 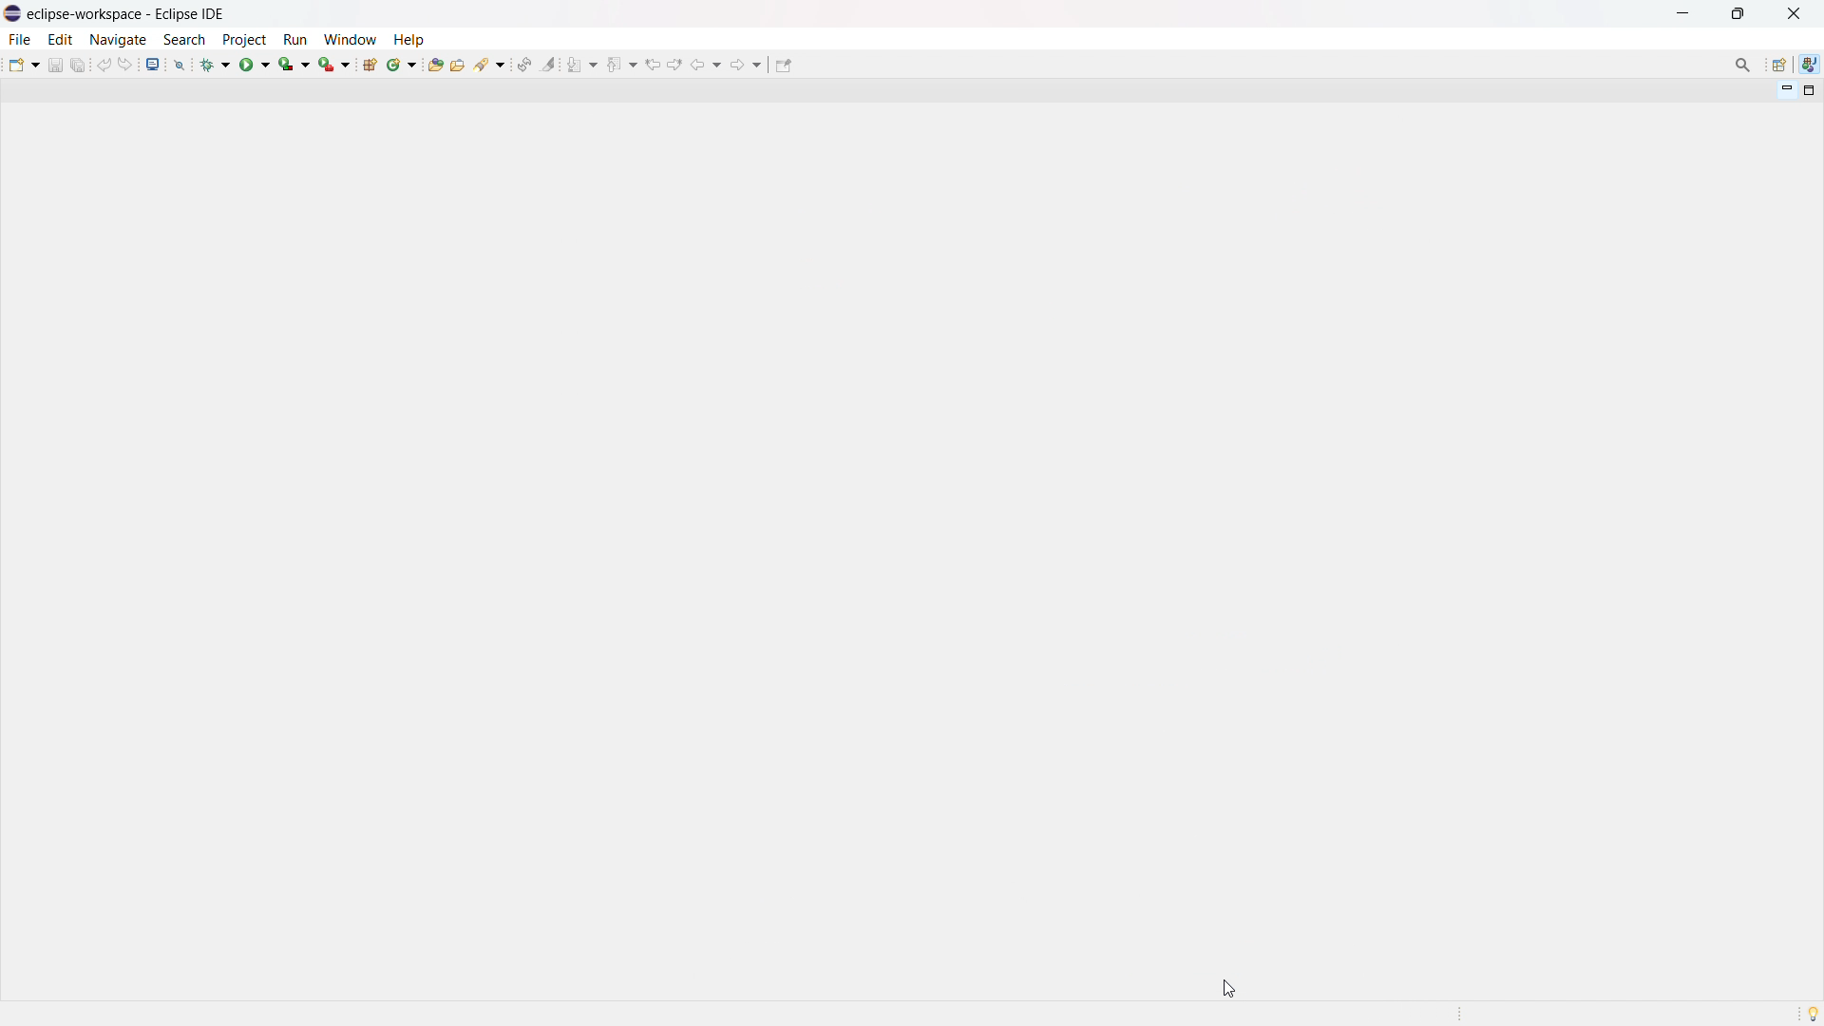 I want to click on next annotation, so click(x=582, y=64).